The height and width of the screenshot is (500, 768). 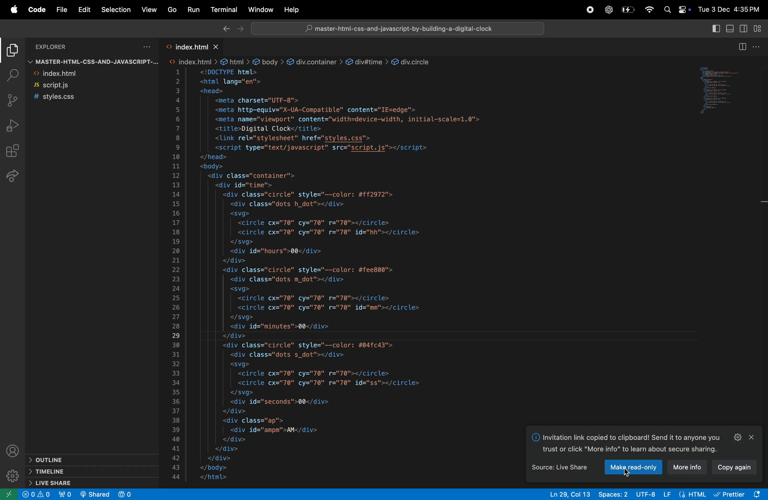 What do you see at coordinates (12, 51) in the screenshot?
I see `explorer` at bounding box center [12, 51].